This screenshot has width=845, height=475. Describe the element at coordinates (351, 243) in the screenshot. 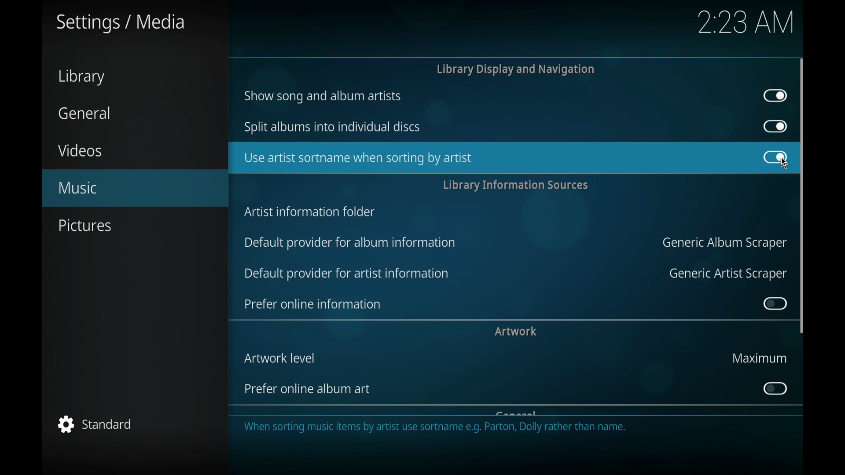

I see `default provider for album information` at that location.